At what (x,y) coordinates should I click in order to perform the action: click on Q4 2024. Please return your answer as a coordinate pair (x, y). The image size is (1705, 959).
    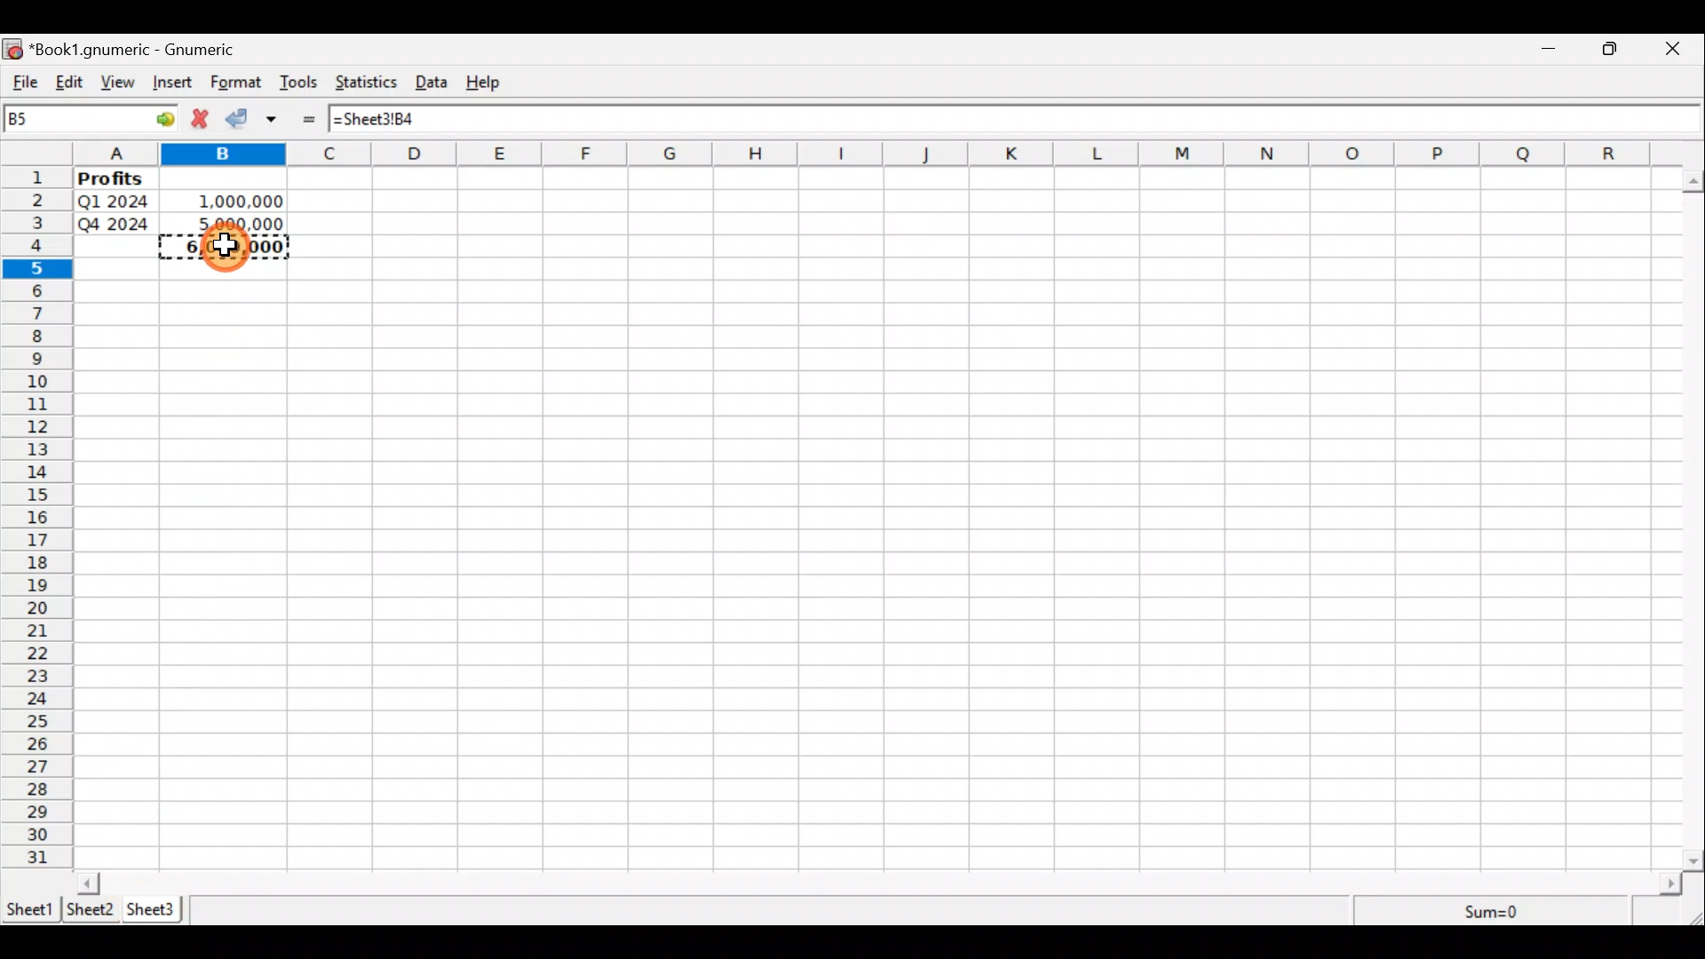
    Looking at the image, I should click on (115, 224).